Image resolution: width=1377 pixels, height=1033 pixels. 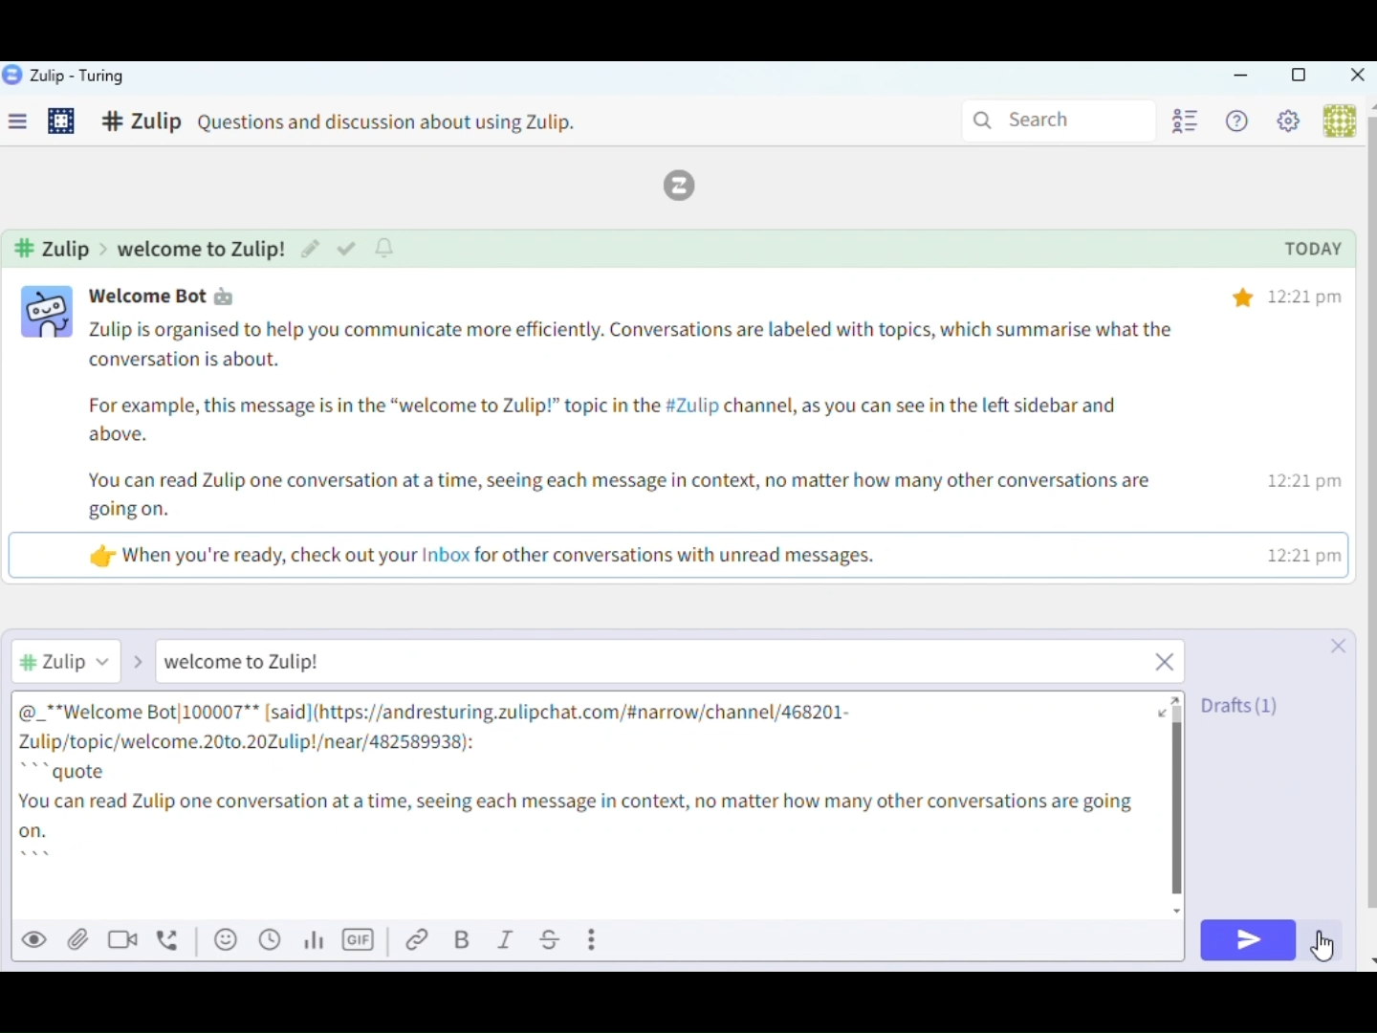 I want to click on today, so click(x=1313, y=251).